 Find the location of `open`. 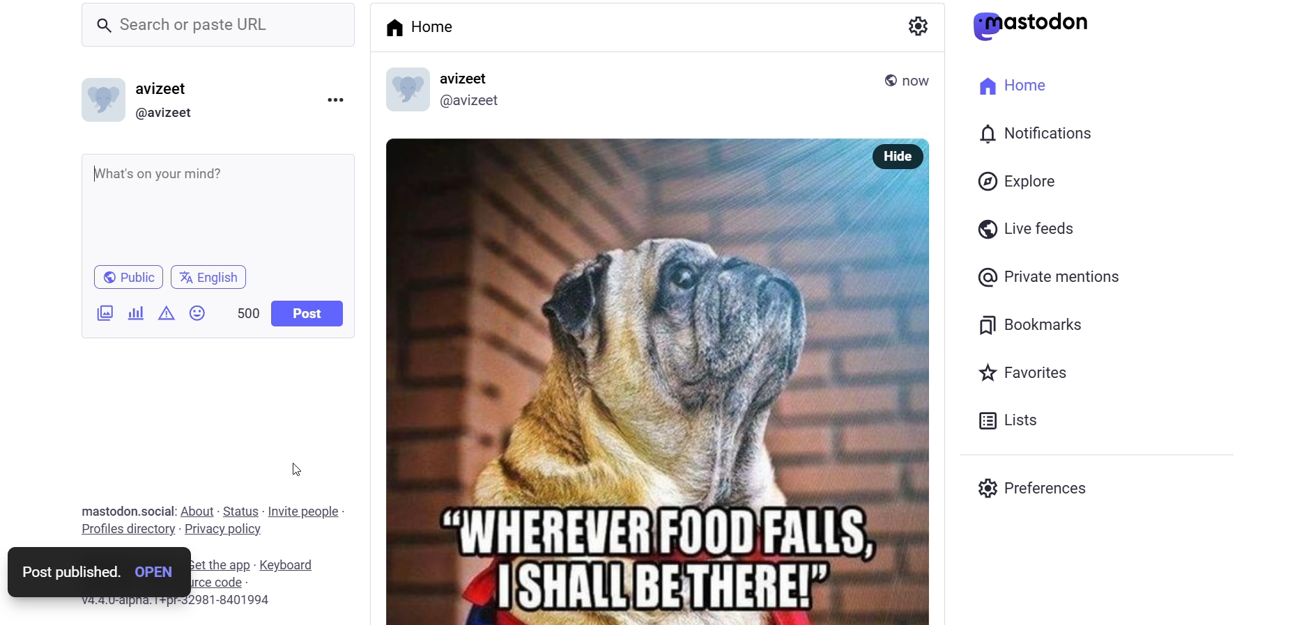

open is located at coordinates (154, 573).